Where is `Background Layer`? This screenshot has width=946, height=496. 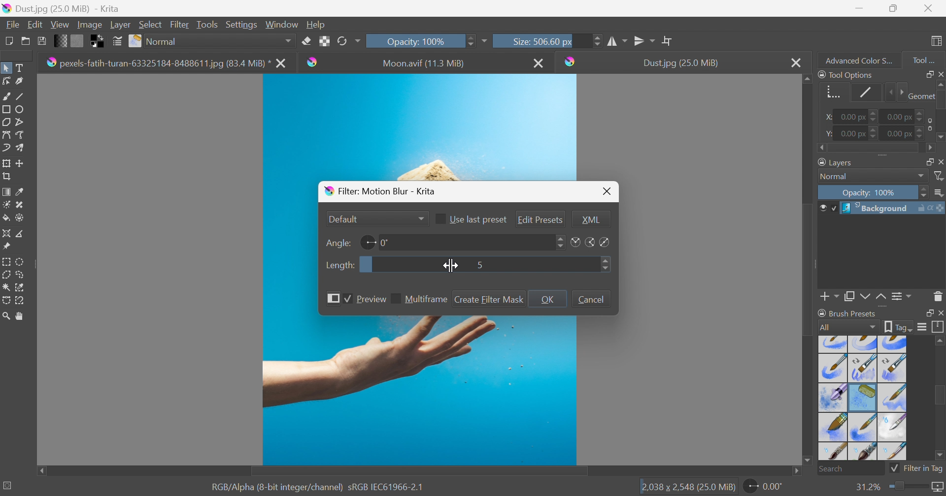 Background Layer is located at coordinates (892, 208).